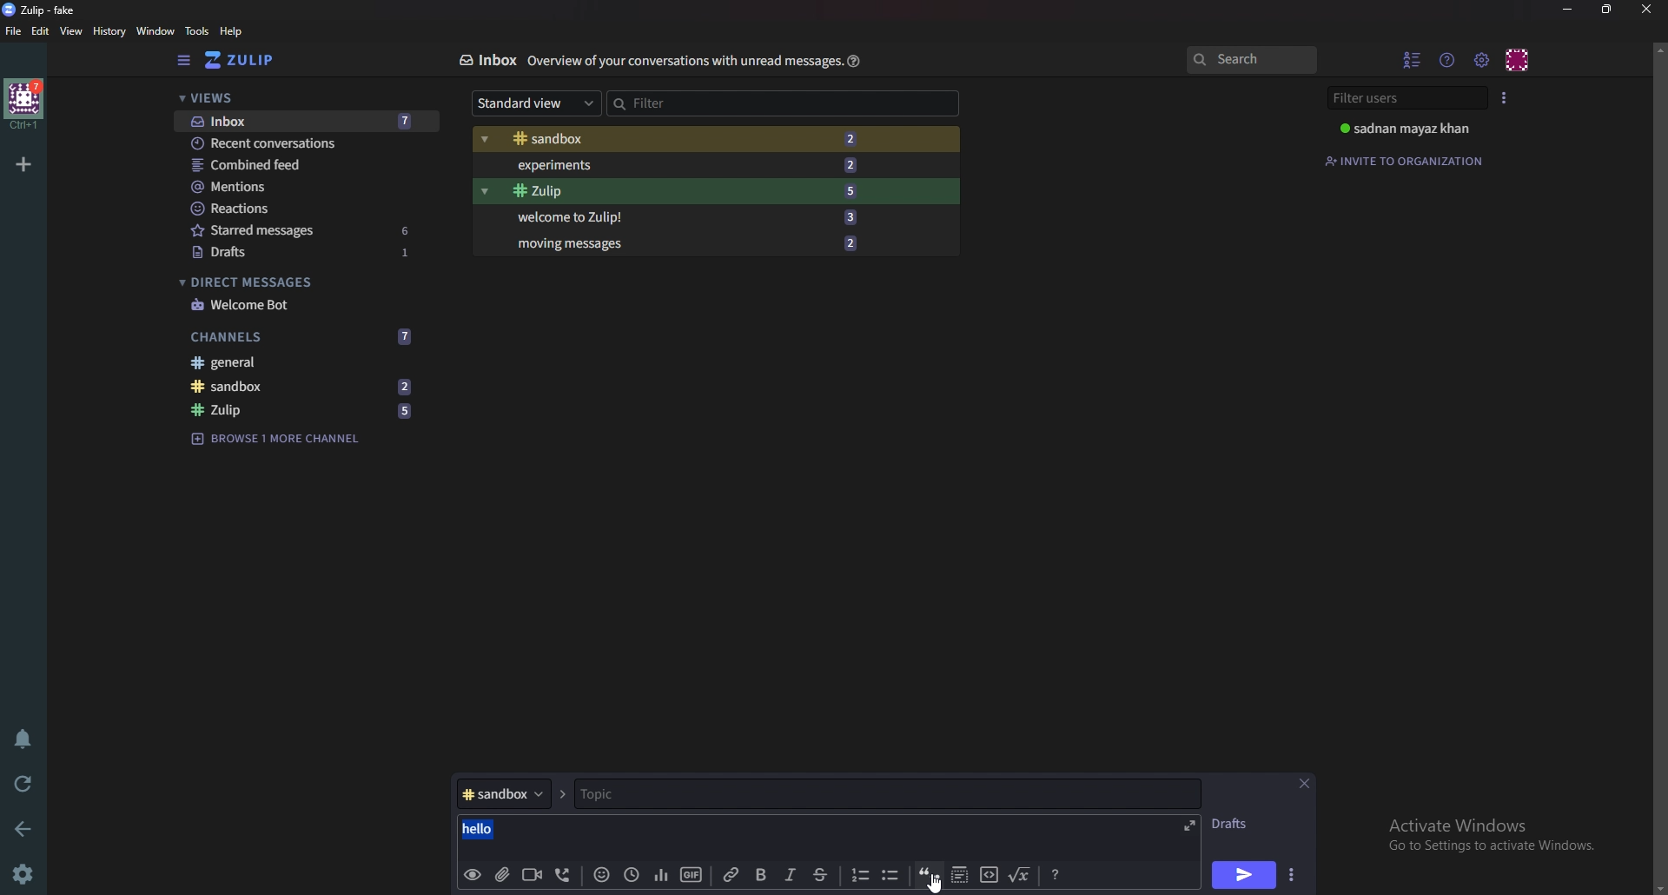 The height and width of the screenshot is (895, 1668). What do you see at coordinates (266, 337) in the screenshot?
I see `Channels` at bounding box center [266, 337].